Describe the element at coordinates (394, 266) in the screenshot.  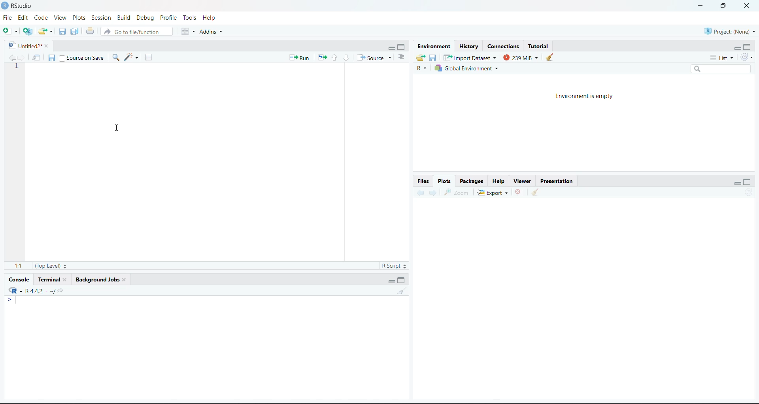
I see `R Script` at that location.